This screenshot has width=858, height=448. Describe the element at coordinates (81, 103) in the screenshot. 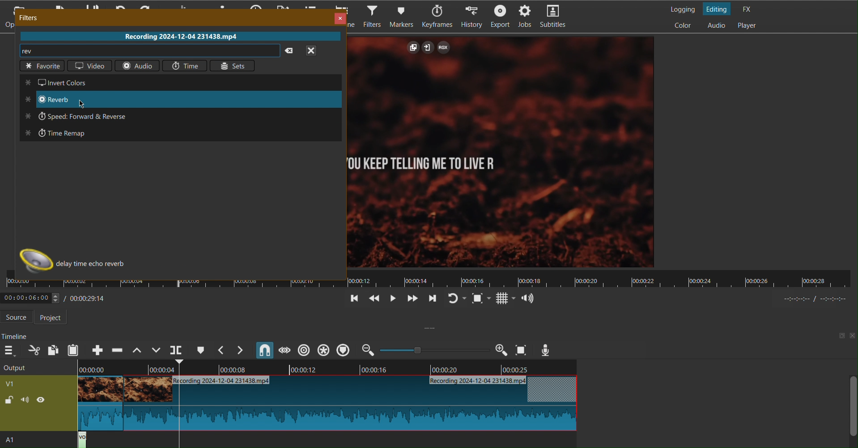

I see `Cursor at Reverb` at that location.